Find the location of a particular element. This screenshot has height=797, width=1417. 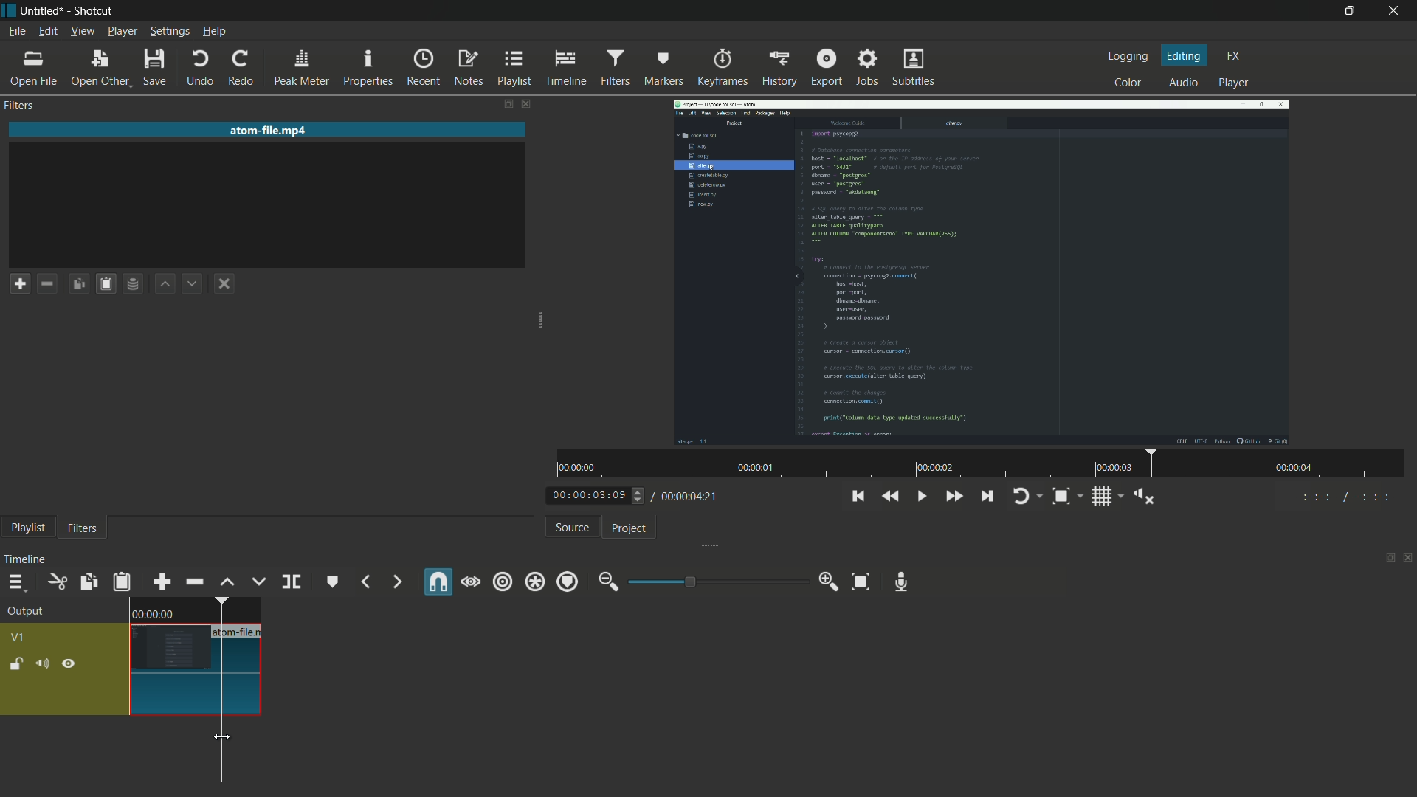

editing is located at coordinates (1185, 55).